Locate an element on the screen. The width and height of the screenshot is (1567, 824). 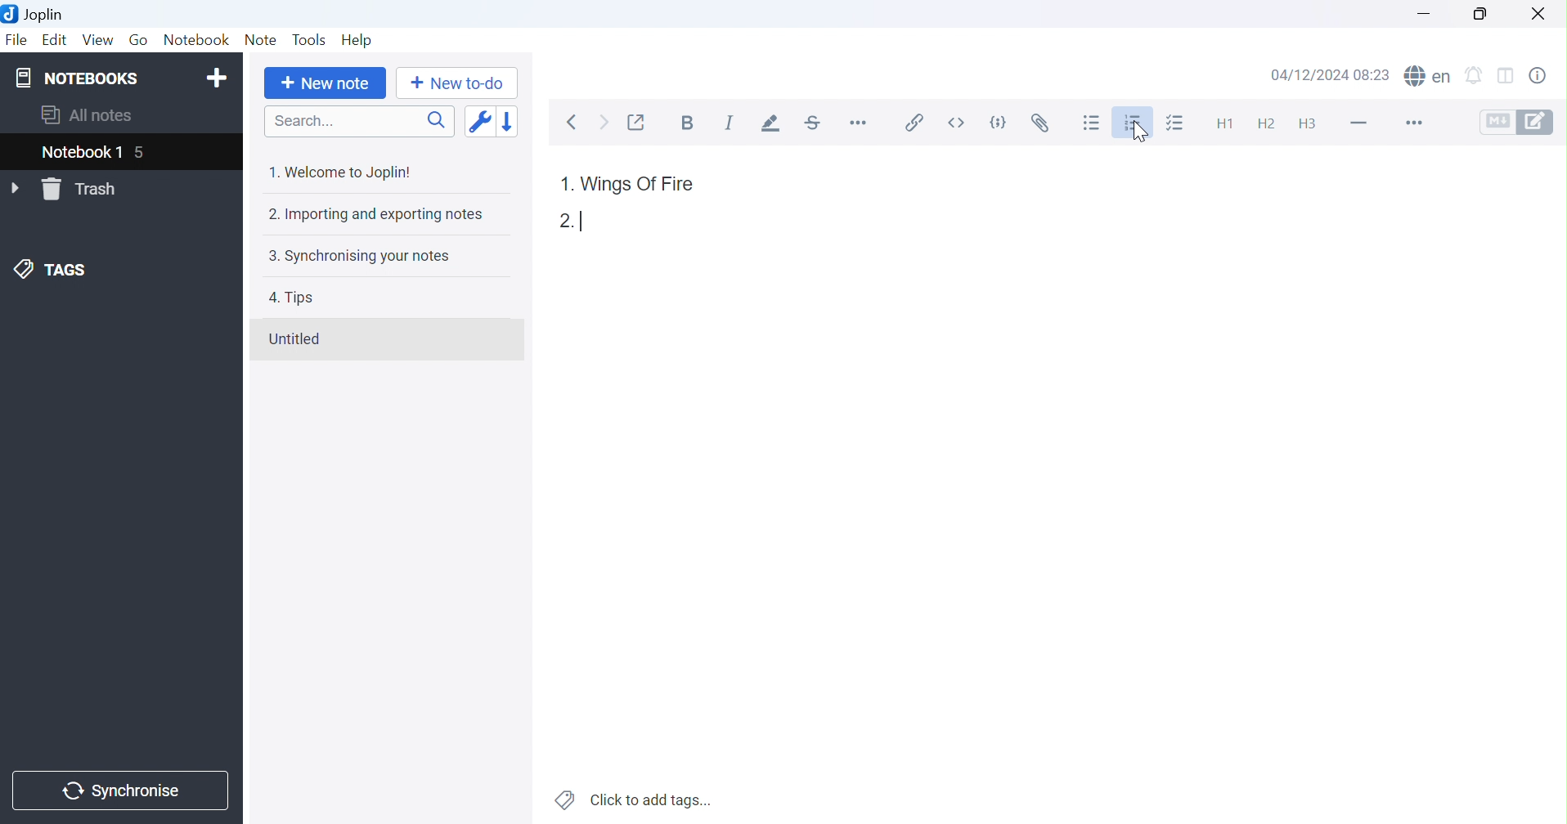
View is located at coordinates (100, 39).